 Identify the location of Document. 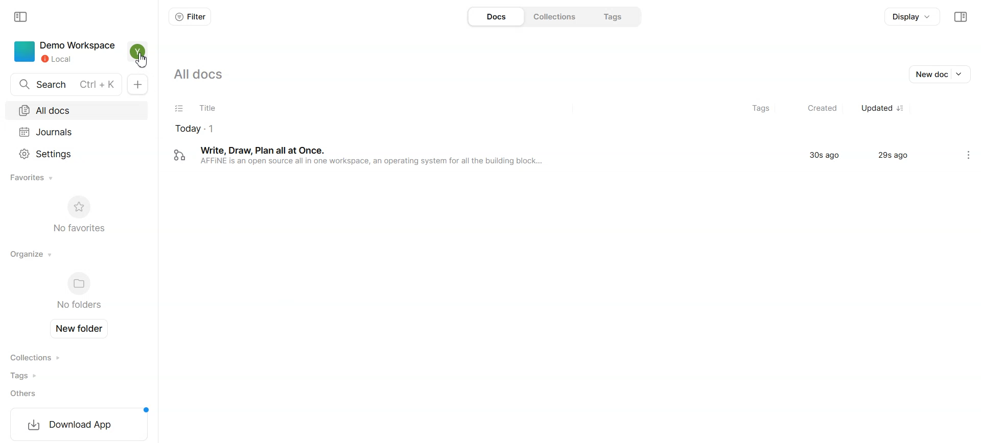
(557, 155).